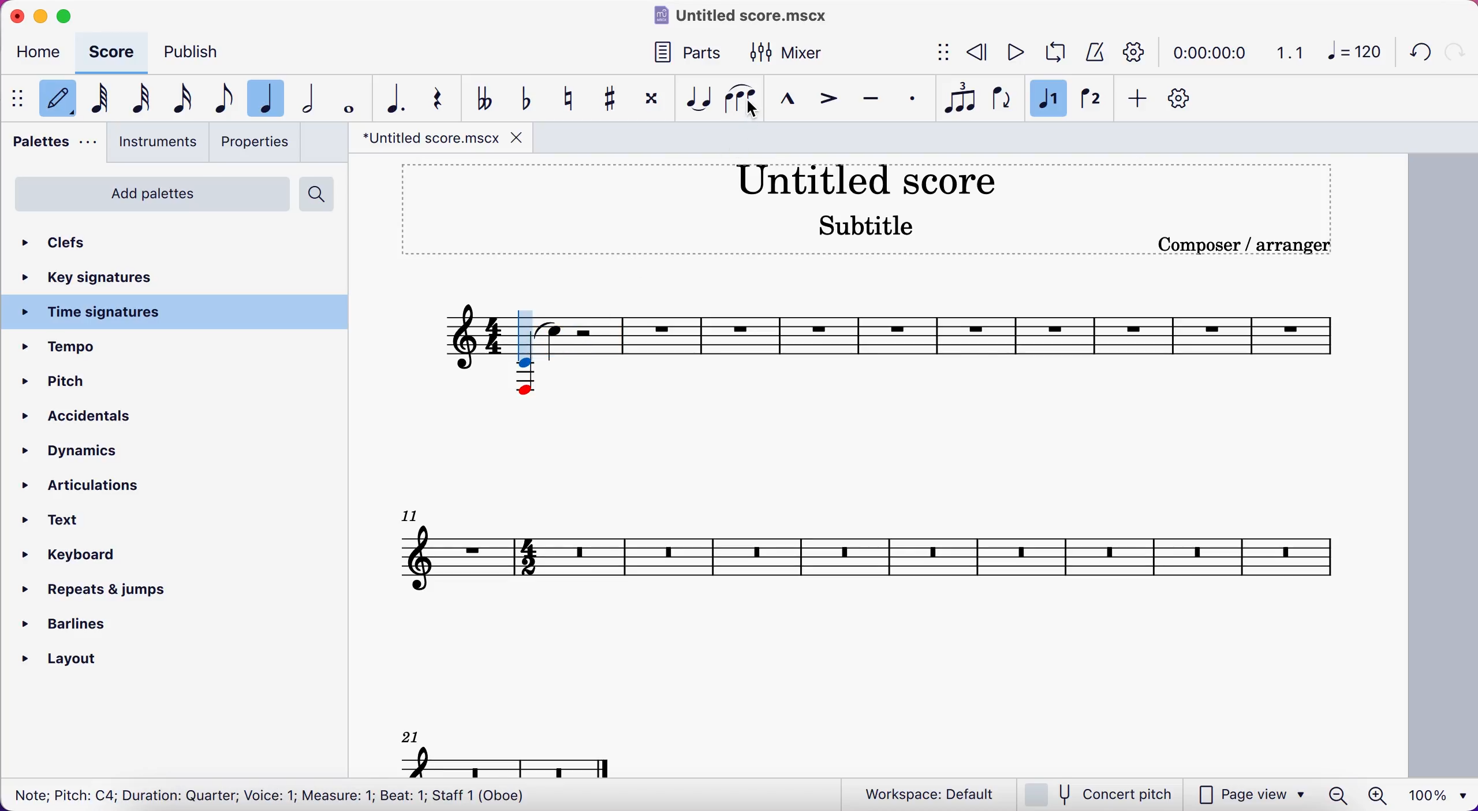  What do you see at coordinates (177, 313) in the screenshot?
I see `time signatures` at bounding box center [177, 313].